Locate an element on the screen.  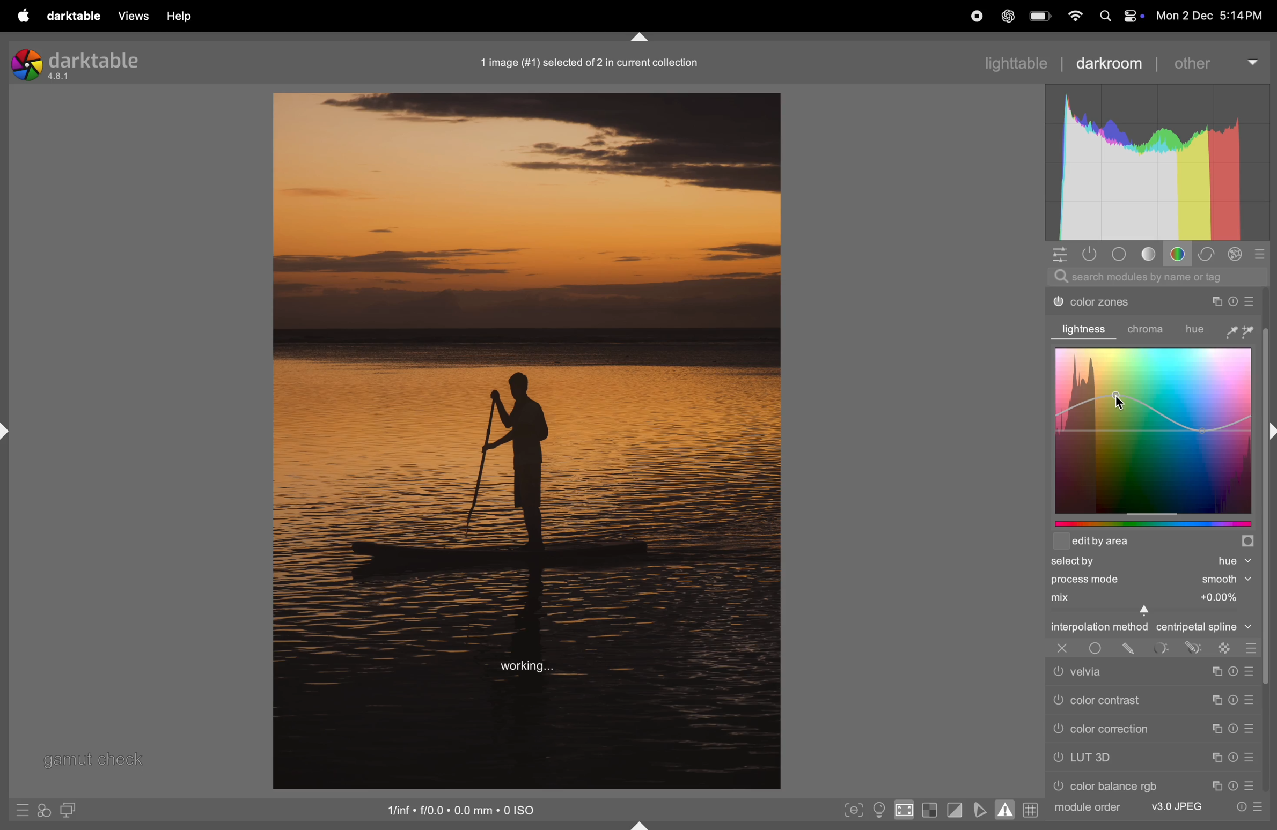
chroma is located at coordinates (1150, 330).